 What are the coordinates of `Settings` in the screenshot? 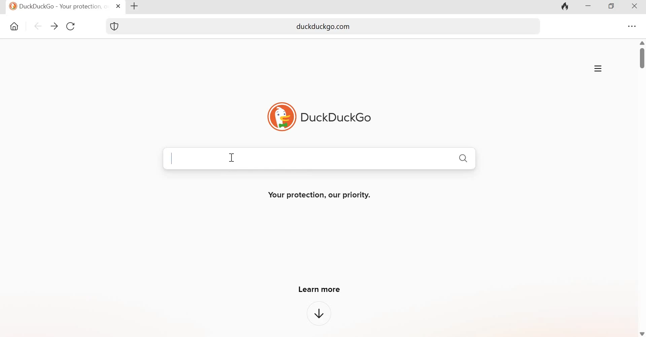 It's located at (633, 26).